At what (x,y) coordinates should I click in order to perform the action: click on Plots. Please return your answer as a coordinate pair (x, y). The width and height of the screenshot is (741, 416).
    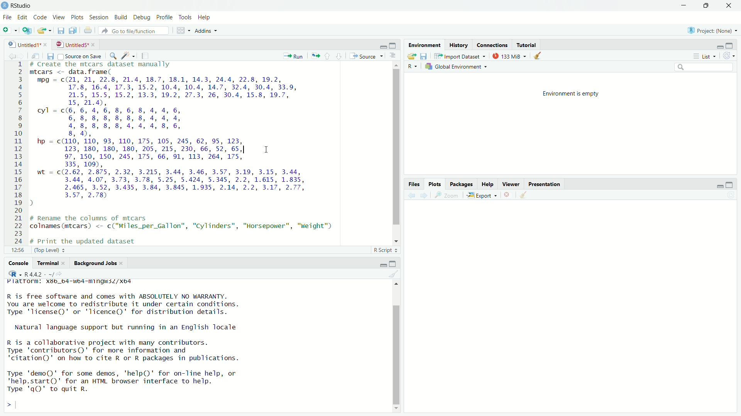
    Looking at the image, I should click on (76, 17).